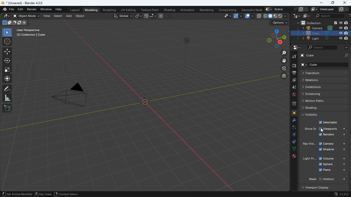  Describe the element at coordinates (7, 52) in the screenshot. I see `aim` at that location.